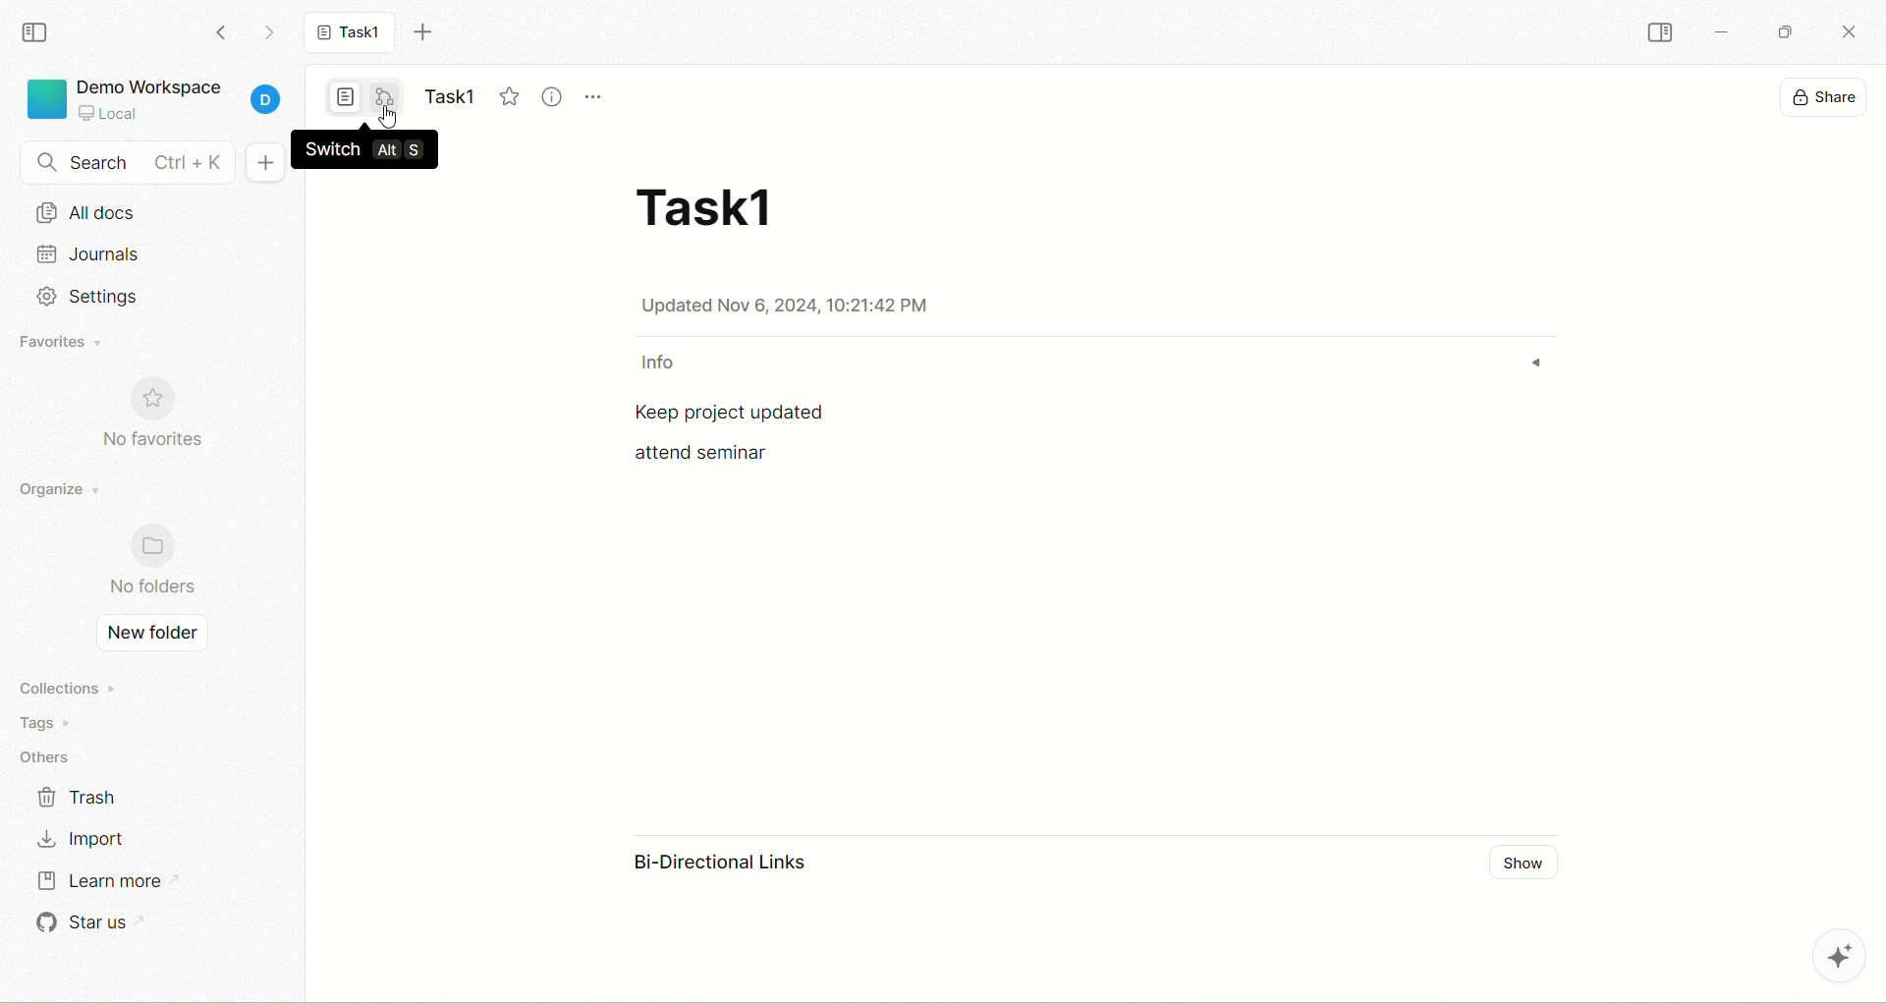 This screenshot has width=1886, height=1004. What do you see at coordinates (361, 149) in the screenshot?
I see `switch` at bounding box center [361, 149].